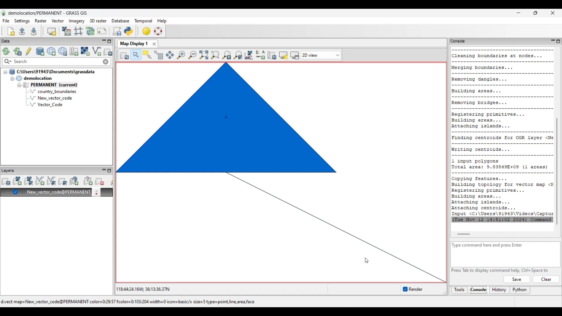 The width and height of the screenshot is (562, 316). Describe the element at coordinates (109, 171) in the screenshot. I see `Maximize Layers panel` at that location.